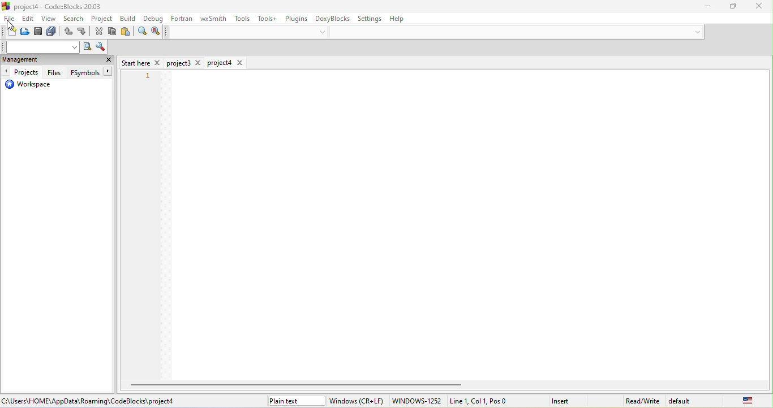 The height and width of the screenshot is (408, 773). I want to click on save everything, so click(53, 33).